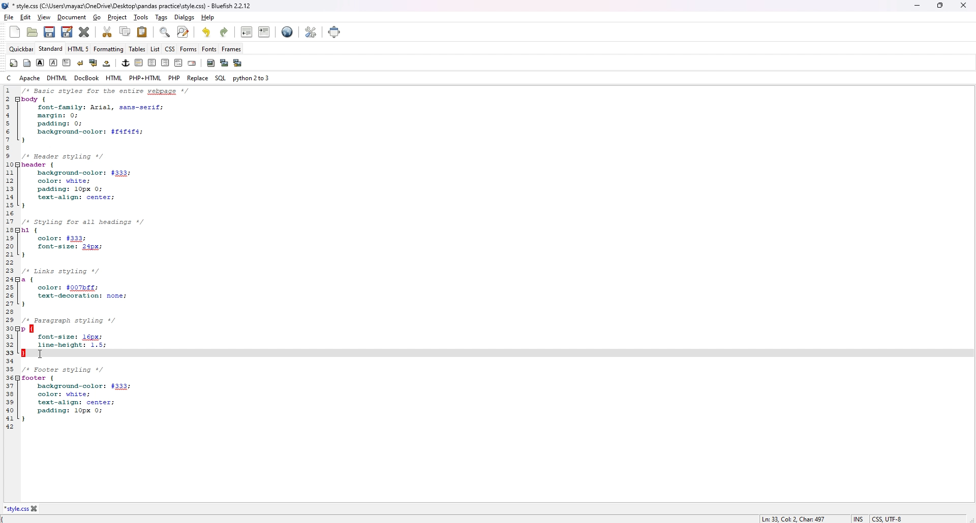 The image size is (976, 523). What do you see at coordinates (207, 32) in the screenshot?
I see `undo` at bounding box center [207, 32].